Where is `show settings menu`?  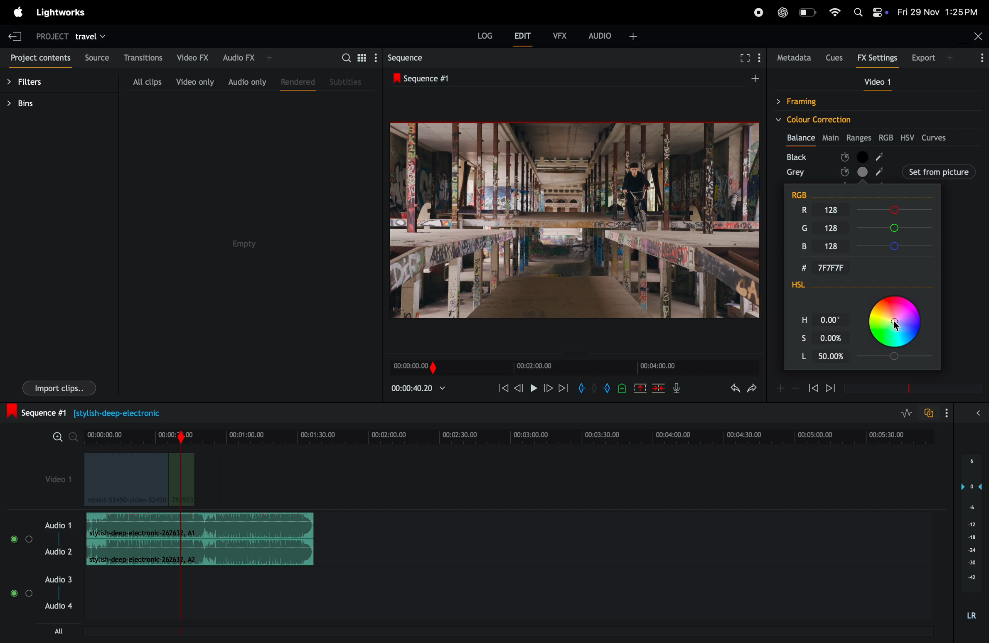
show settings menu is located at coordinates (945, 412).